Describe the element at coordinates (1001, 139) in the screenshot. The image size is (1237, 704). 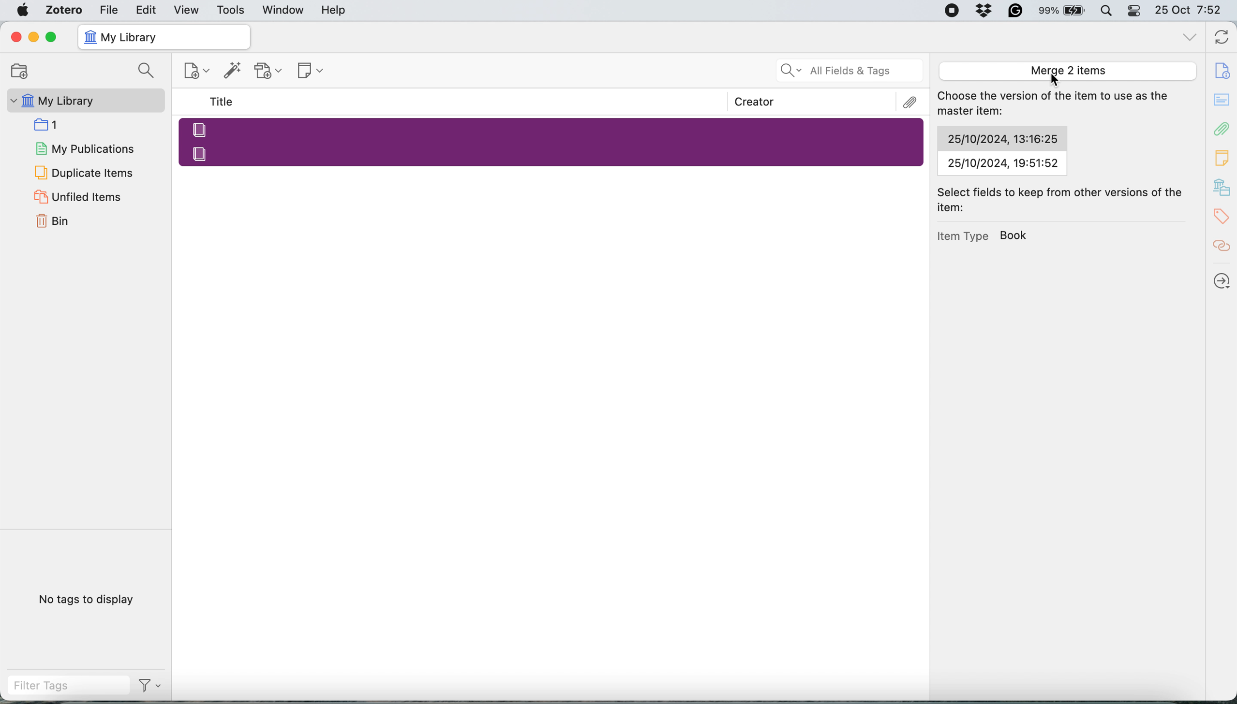
I see `25/10/2024, 13:16:25` at that location.